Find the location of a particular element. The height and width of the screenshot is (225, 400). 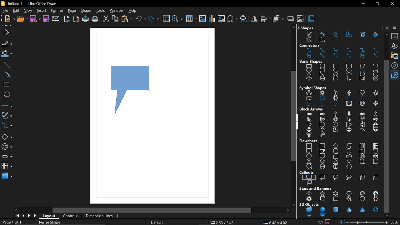

polygon filled is located at coordinates (309, 40).